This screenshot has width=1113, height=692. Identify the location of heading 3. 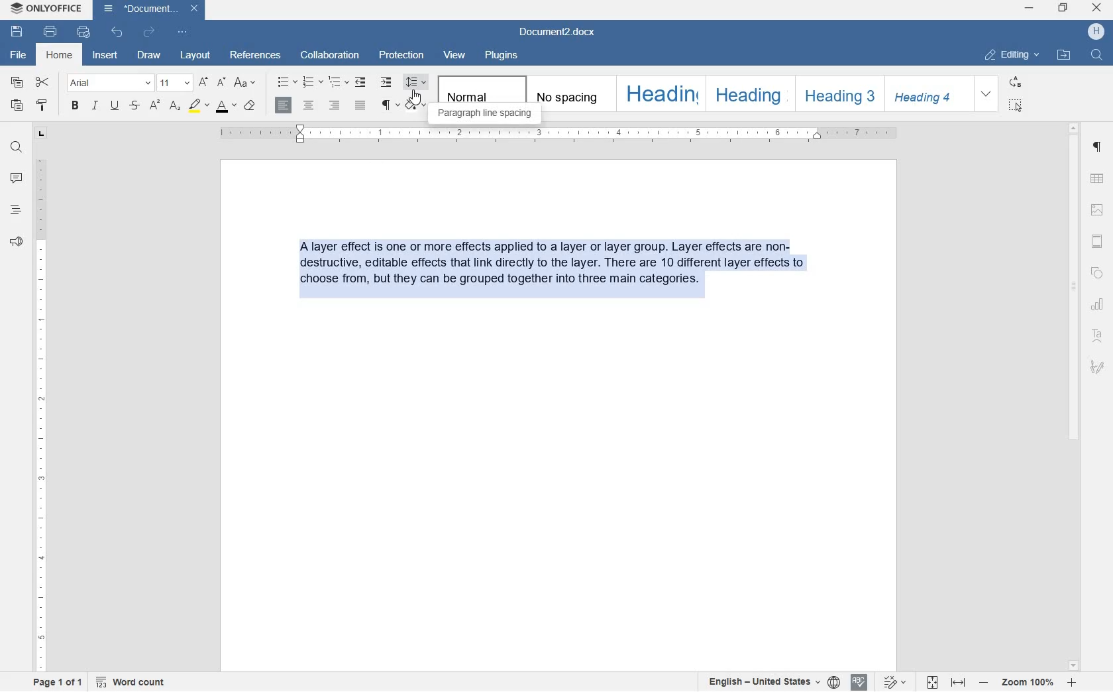
(839, 94).